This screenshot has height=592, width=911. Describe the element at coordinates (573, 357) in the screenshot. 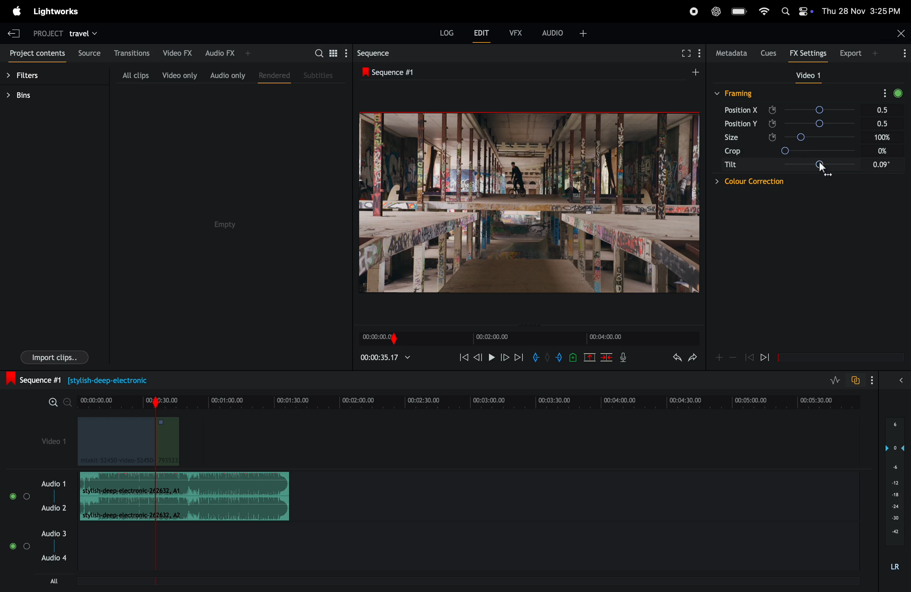

I see `add cue to current positon` at that location.